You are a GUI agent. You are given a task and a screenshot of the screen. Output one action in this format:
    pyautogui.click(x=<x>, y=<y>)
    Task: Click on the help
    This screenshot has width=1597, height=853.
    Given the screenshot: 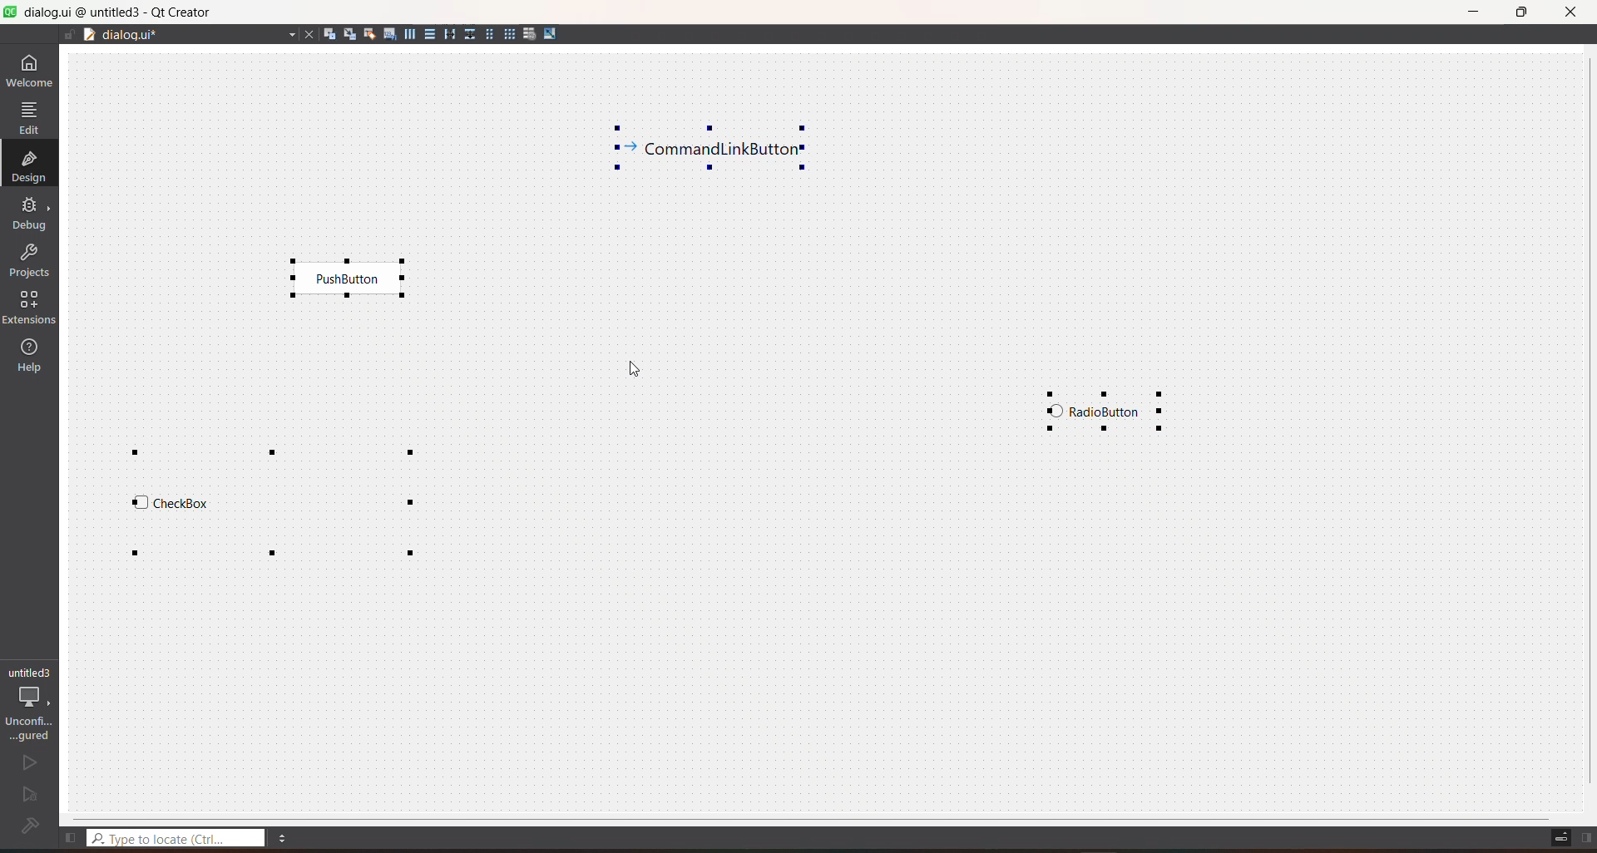 What is the action you would take?
    pyautogui.click(x=30, y=355)
    